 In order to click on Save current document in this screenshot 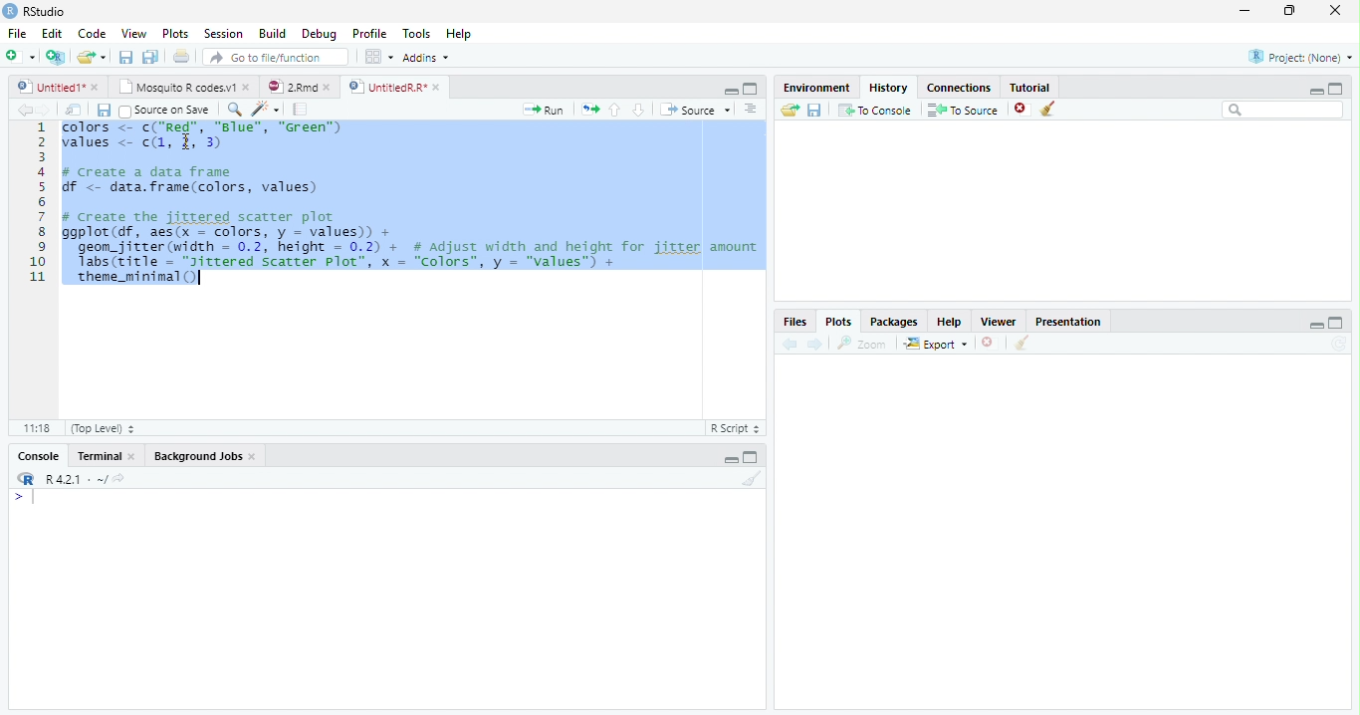, I will do `click(126, 57)`.